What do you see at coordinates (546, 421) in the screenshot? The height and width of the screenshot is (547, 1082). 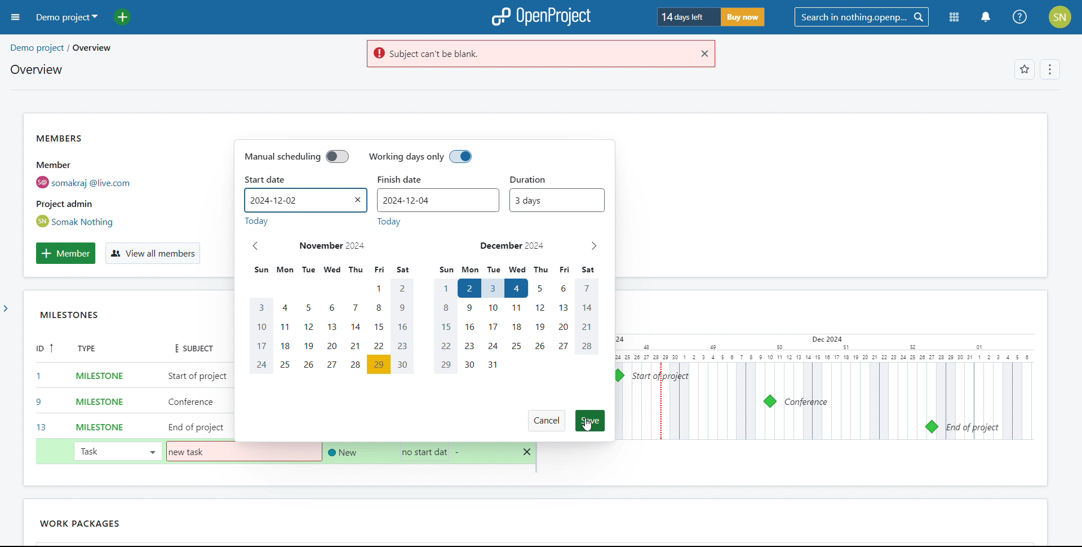 I see `cancel` at bounding box center [546, 421].